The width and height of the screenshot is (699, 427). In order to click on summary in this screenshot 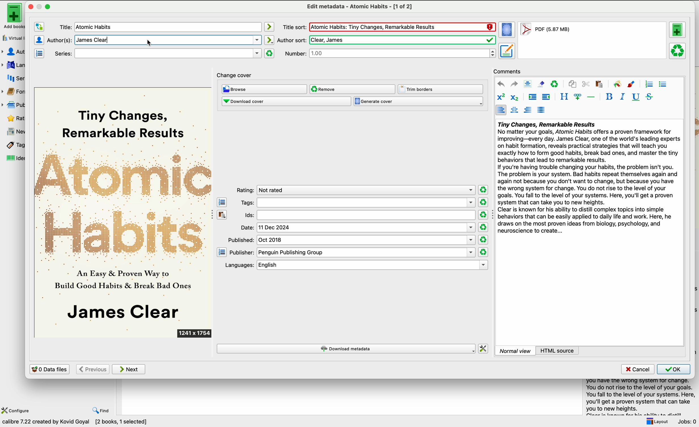, I will do `click(588, 179)`.